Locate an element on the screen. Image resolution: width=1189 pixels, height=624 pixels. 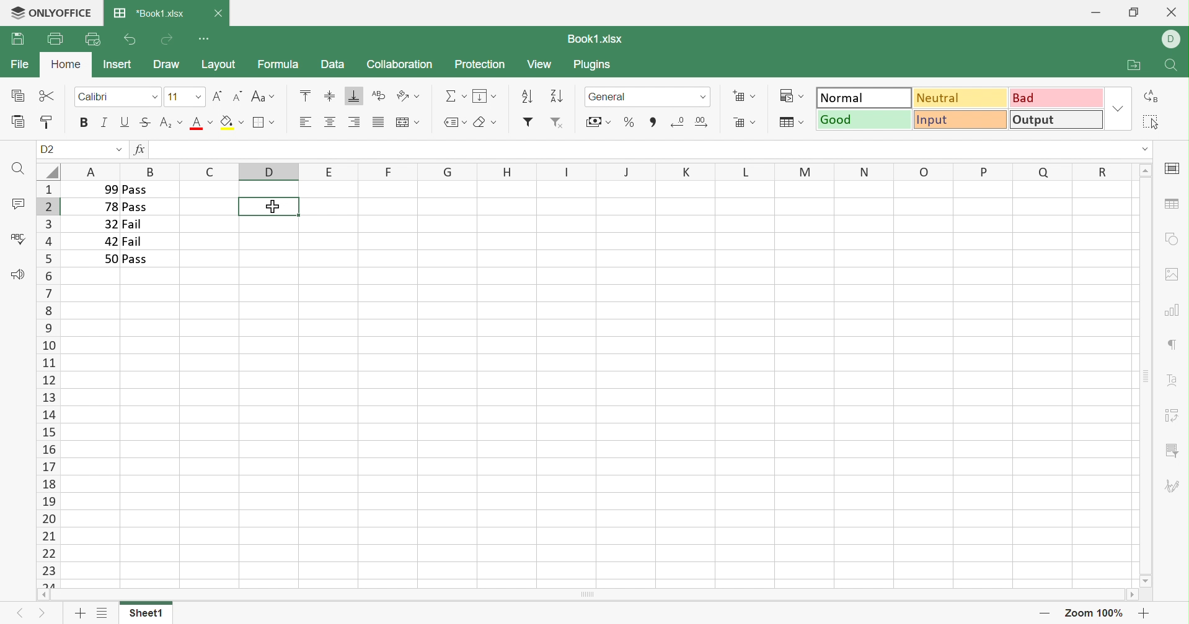
Fil color is located at coordinates (232, 122).